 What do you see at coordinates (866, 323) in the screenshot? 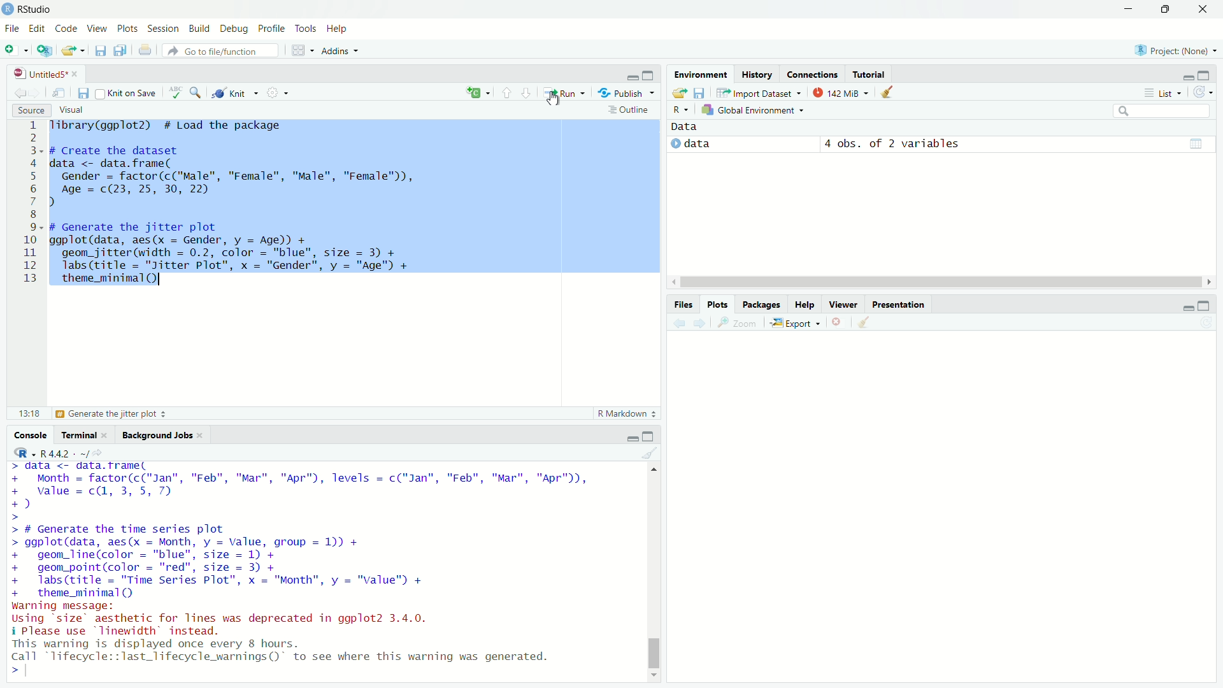
I see `clear all plots` at bounding box center [866, 323].